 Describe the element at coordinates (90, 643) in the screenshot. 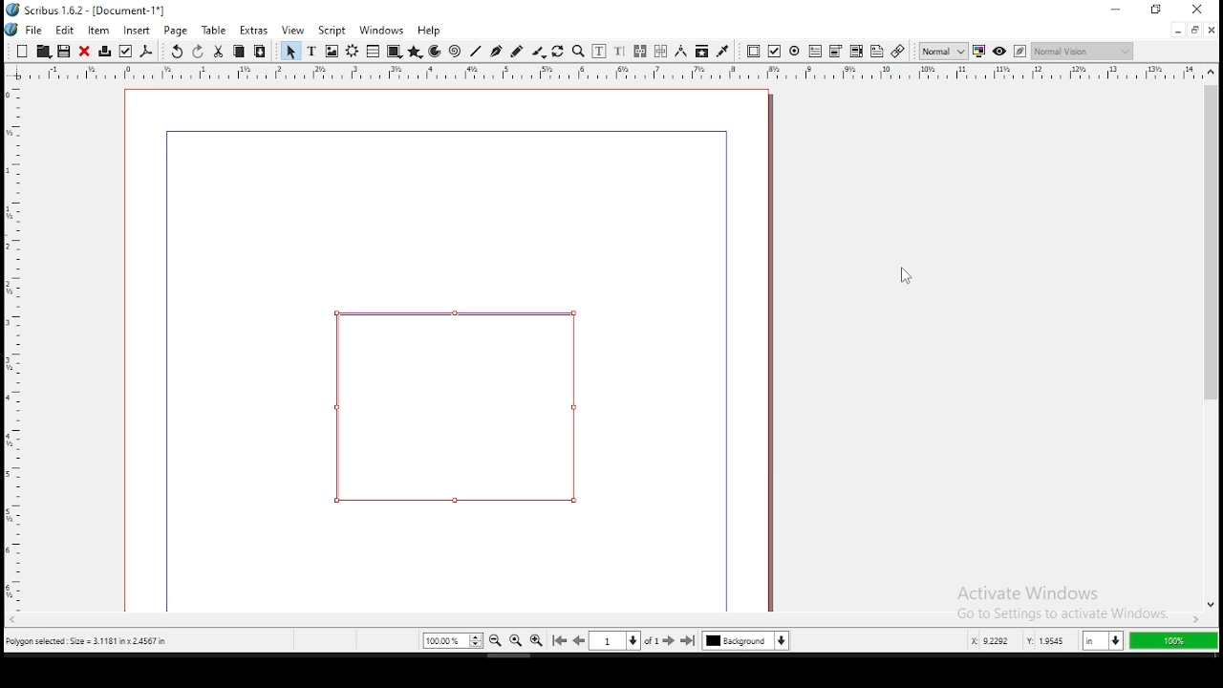

I see `polygon selected size= 3.1181 inch x 2.4567 in` at that location.